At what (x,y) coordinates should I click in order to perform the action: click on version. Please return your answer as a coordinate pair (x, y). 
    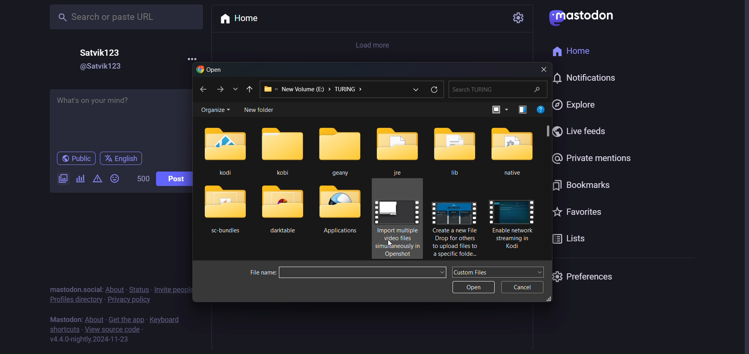
    Looking at the image, I should click on (89, 340).